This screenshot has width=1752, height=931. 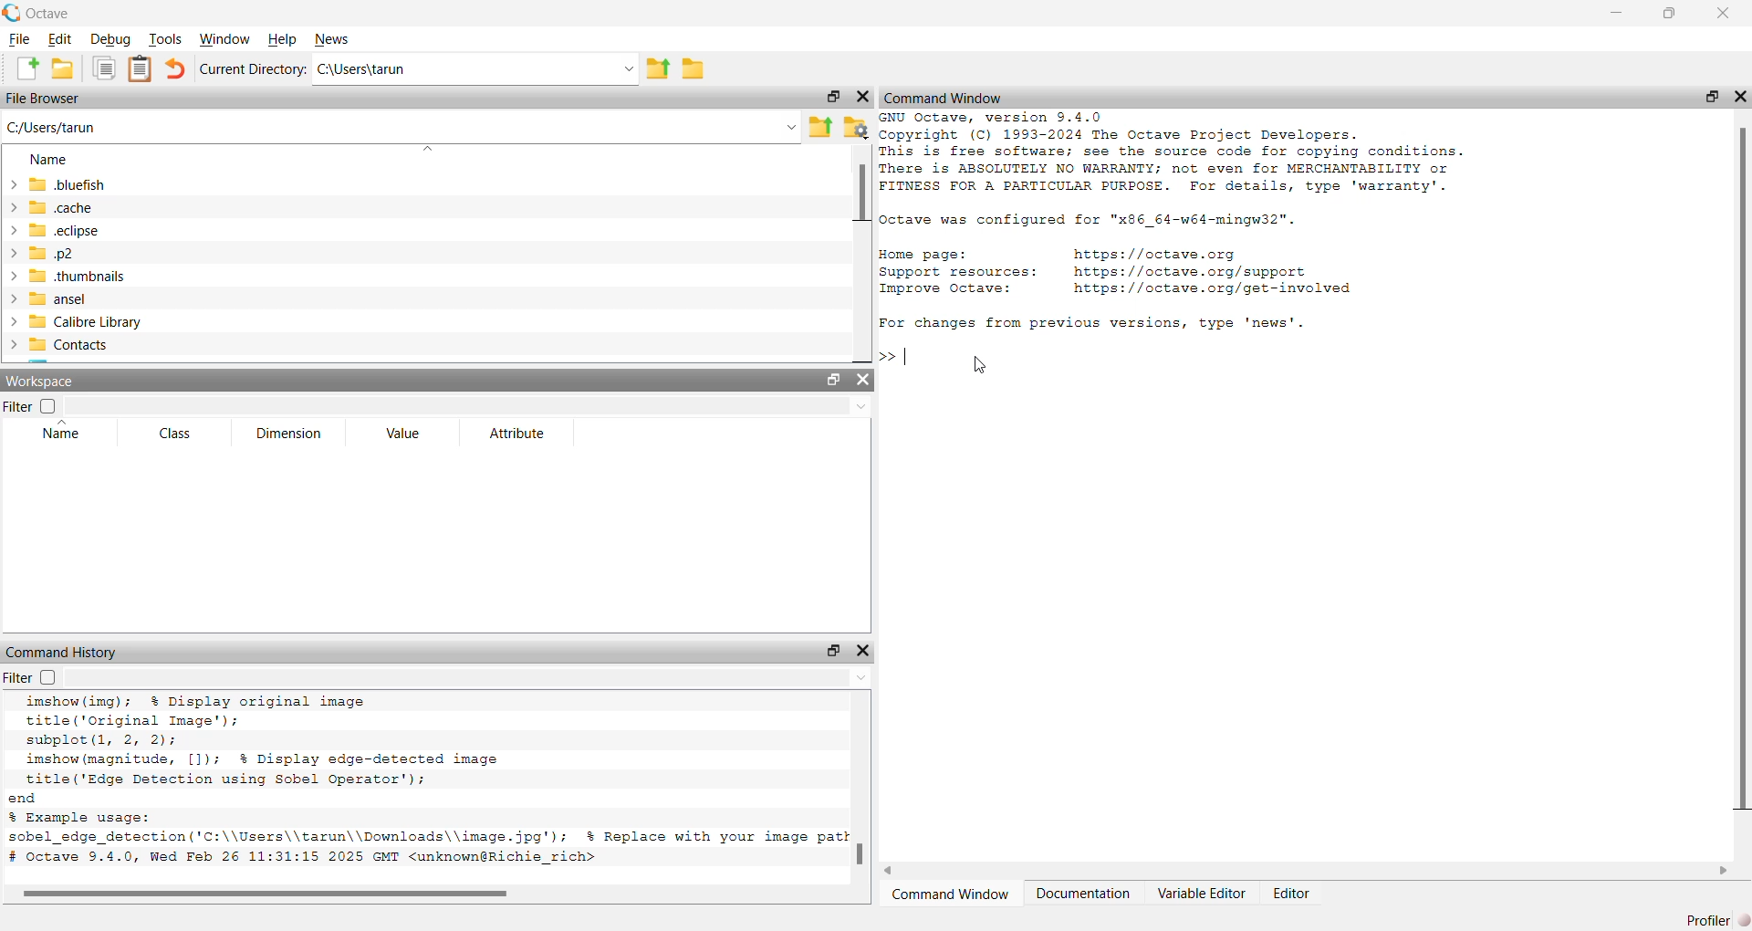 What do you see at coordinates (16, 408) in the screenshot?
I see `Filter` at bounding box center [16, 408].